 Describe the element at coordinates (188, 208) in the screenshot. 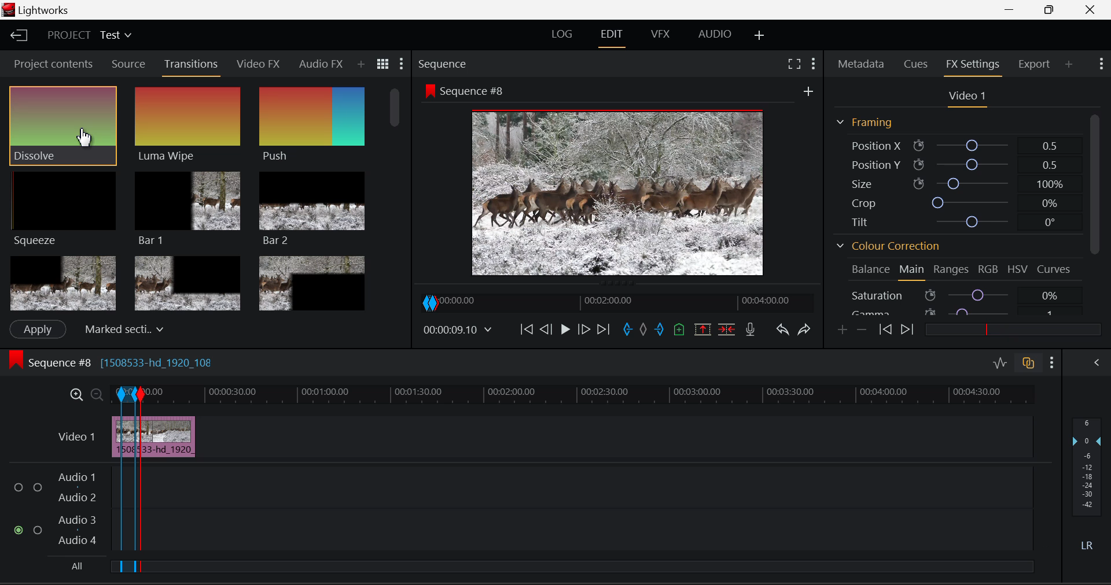

I see `Bar 1` at that location.